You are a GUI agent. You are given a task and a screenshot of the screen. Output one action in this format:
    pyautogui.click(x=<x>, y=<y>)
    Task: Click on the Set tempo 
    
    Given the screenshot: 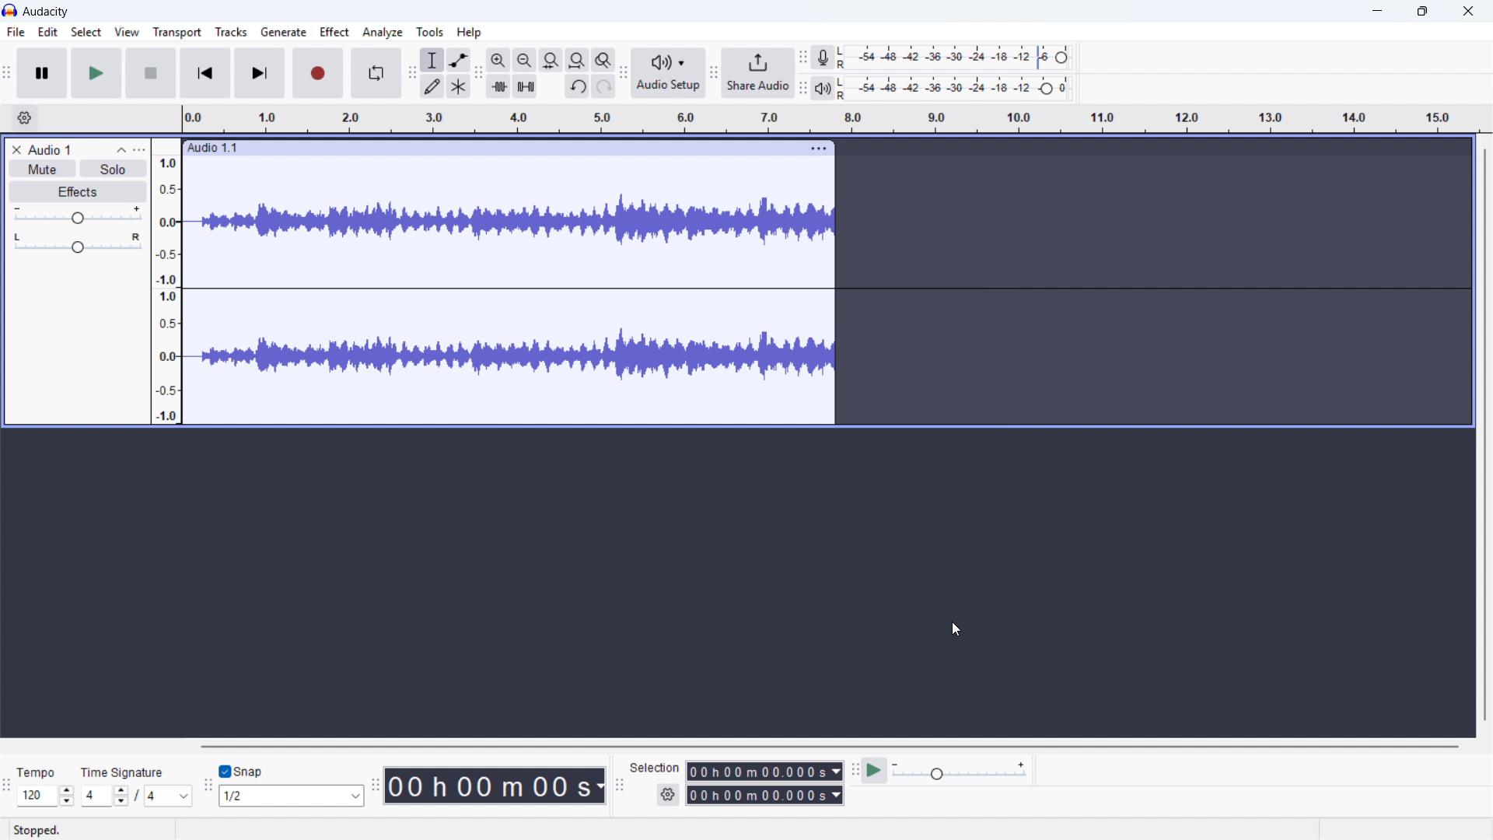 What is the action you would take?
    pyautogui.click(x=45, y=796)
    